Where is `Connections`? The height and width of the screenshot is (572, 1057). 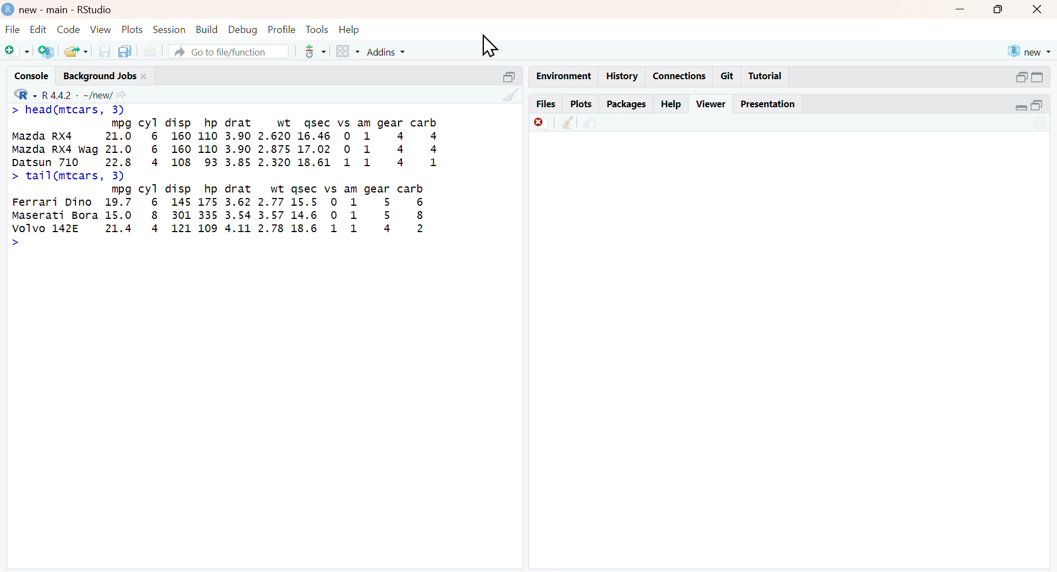
Connections is located at coordinates (678, 75).